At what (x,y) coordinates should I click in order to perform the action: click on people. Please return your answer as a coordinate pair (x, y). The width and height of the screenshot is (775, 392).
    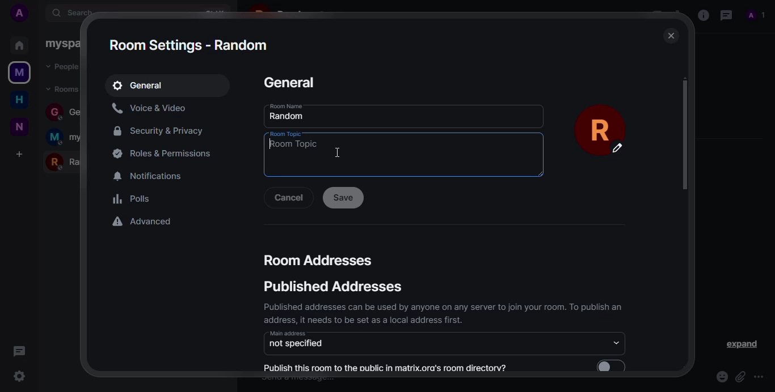
    Looking at the image, I should click on (66, 67).